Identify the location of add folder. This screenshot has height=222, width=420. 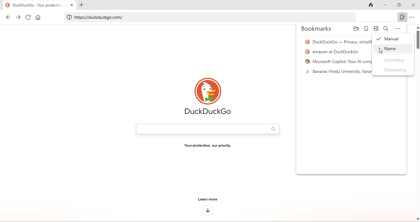
(356, 29).